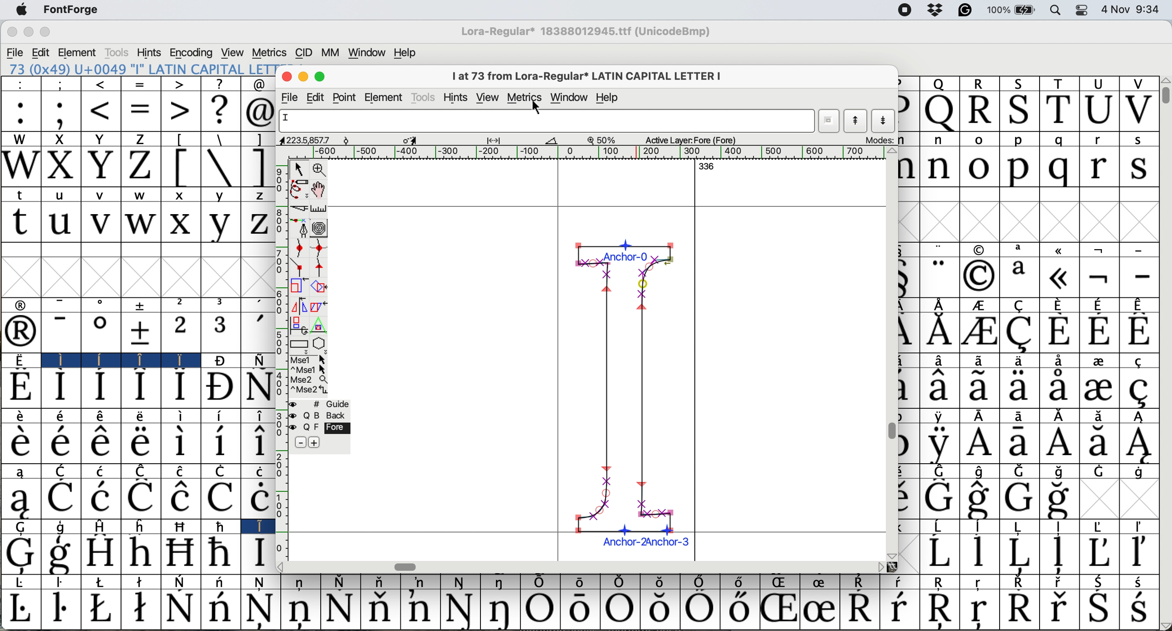 The width and height of the screenshot is (1172, 631). What do you see at coordinates (299, 268) in the screenshot?
I see `comer point` at bounding box center [299, 268].